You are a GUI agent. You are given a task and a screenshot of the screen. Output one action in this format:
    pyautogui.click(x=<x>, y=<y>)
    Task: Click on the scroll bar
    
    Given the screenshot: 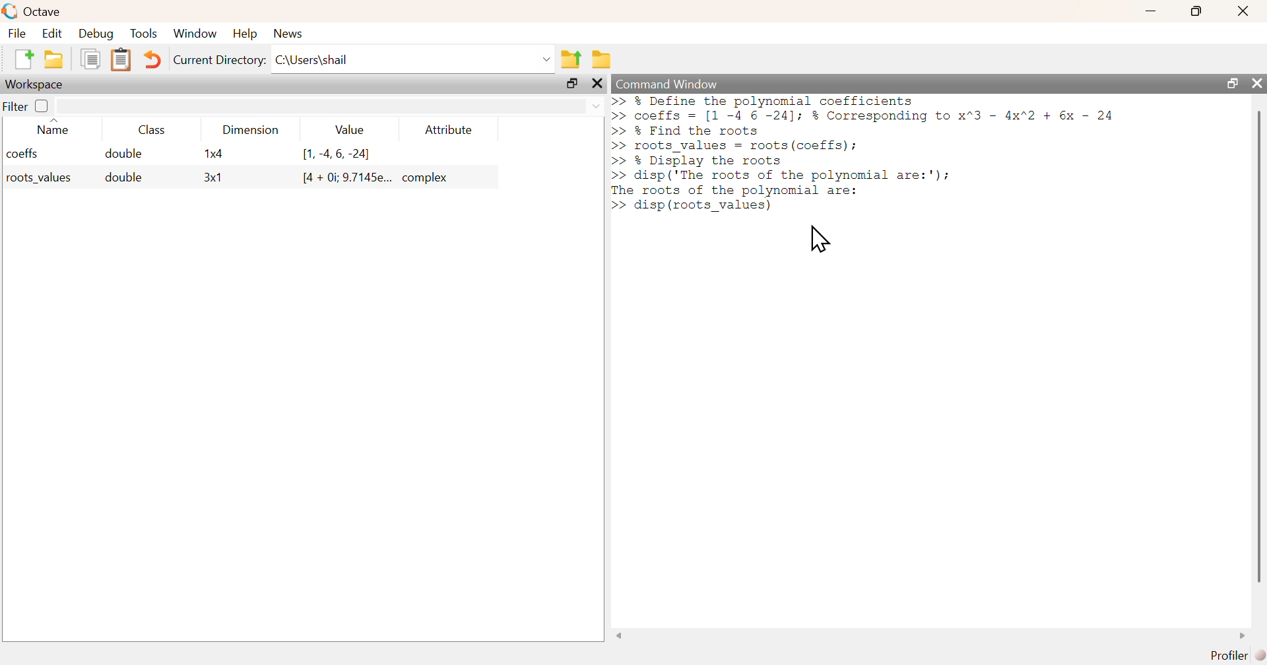 What is the action you would take?
    pyautogui.click(x=1256, y=346)
    